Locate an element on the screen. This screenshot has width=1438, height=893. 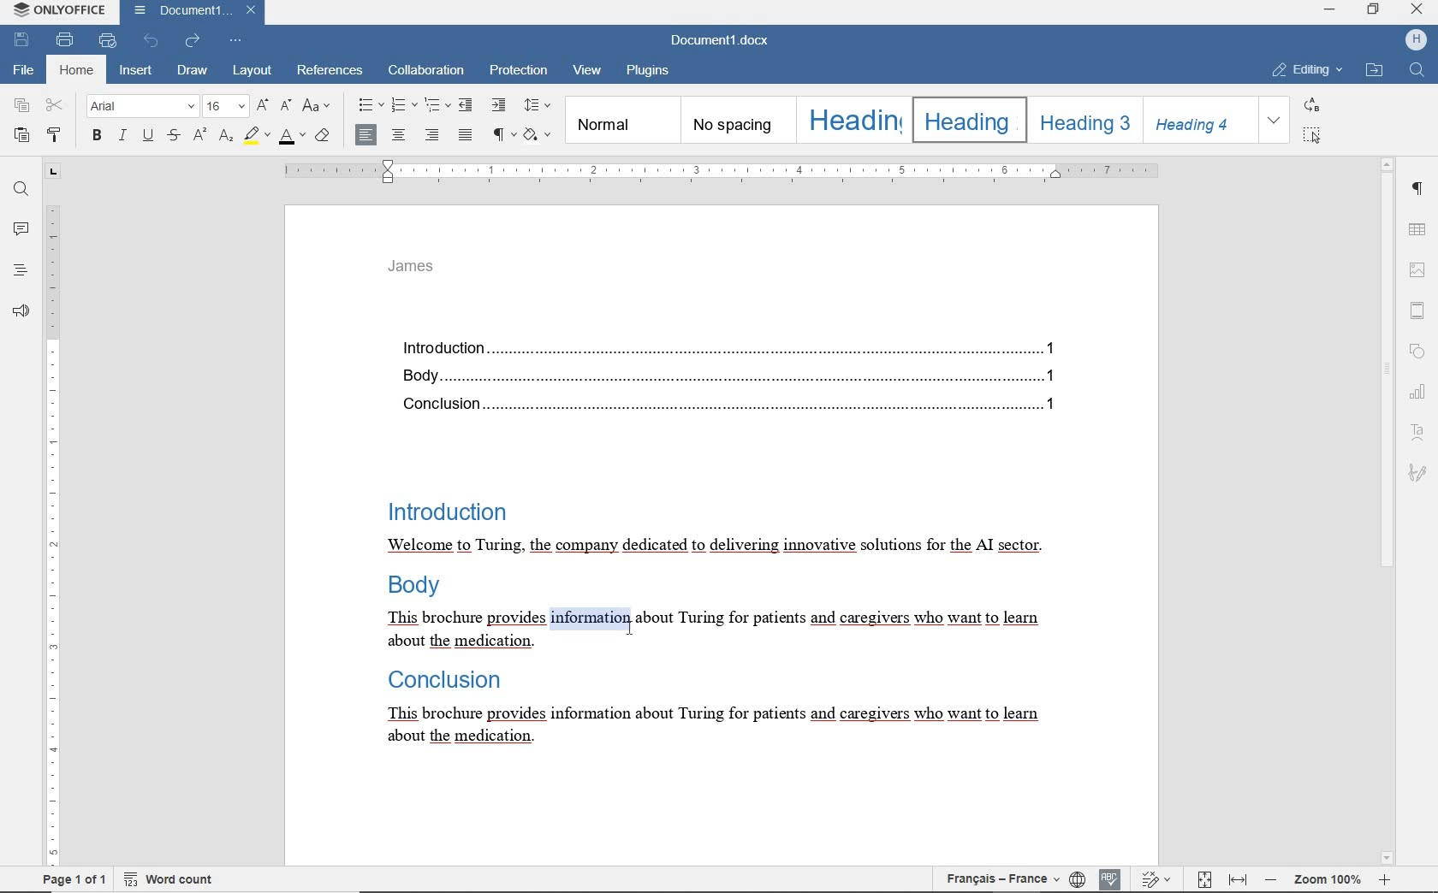
HEADING 4 is located at coordinates (1198, 120).